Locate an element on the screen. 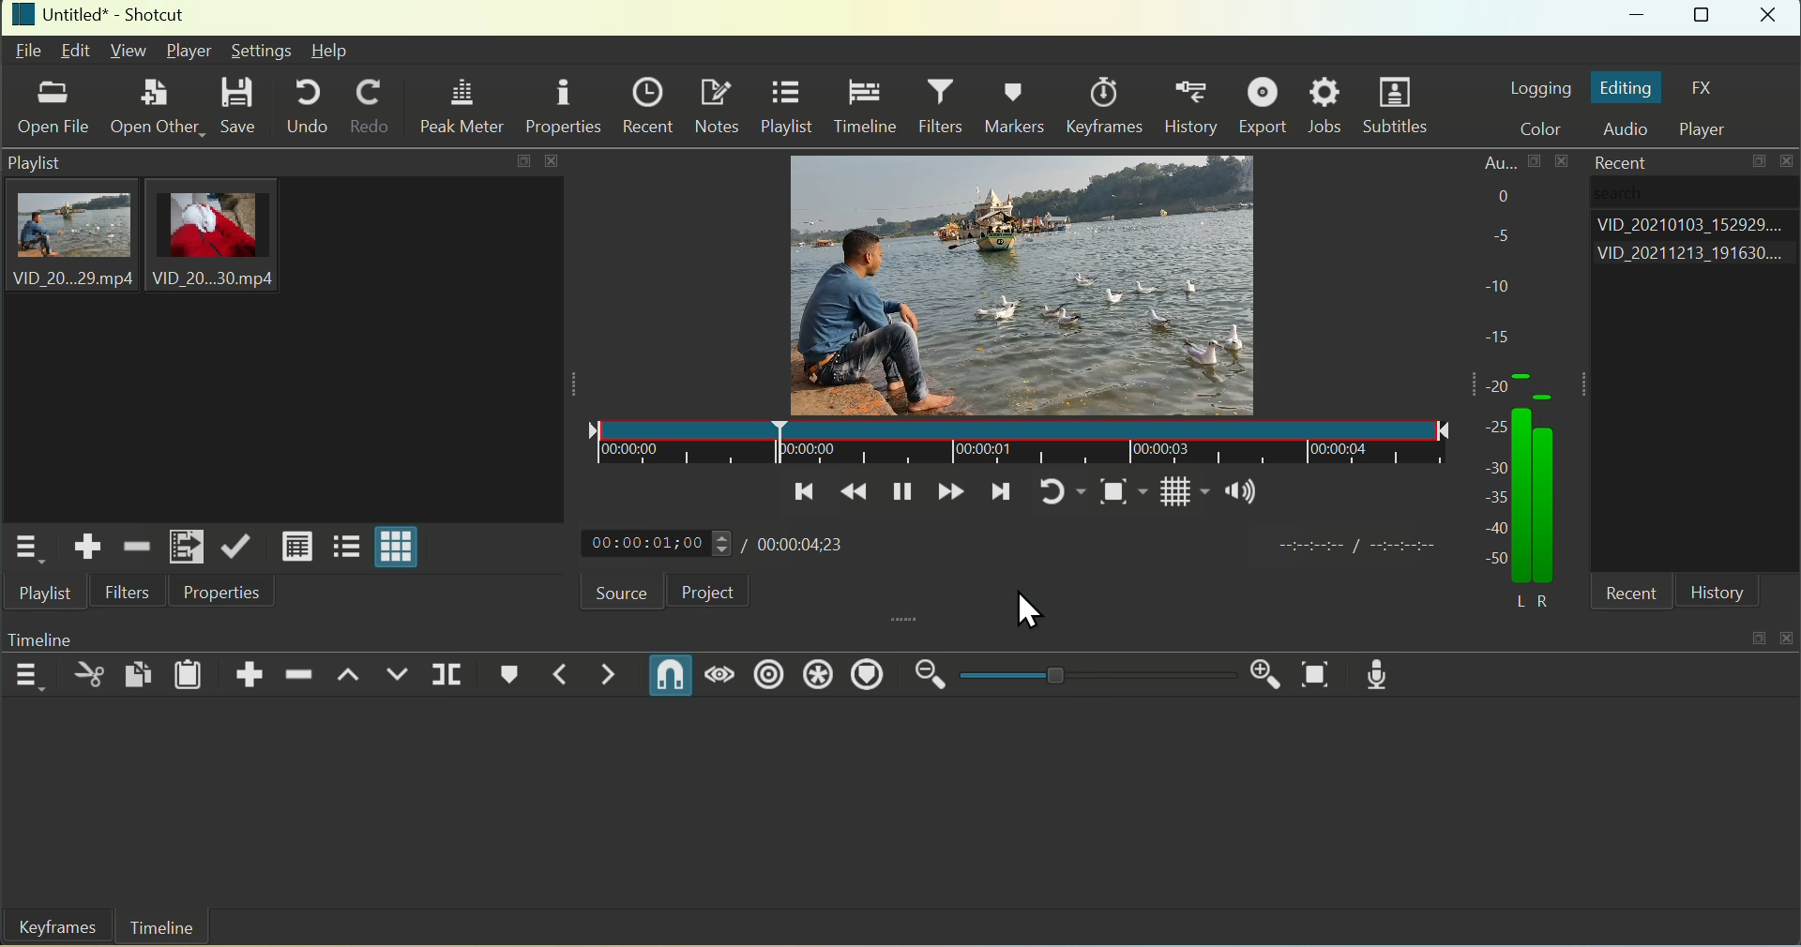  Delete is located at coordinates (301, 671).